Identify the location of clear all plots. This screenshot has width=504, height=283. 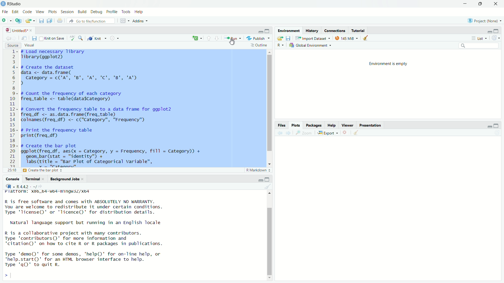
(356, 133).